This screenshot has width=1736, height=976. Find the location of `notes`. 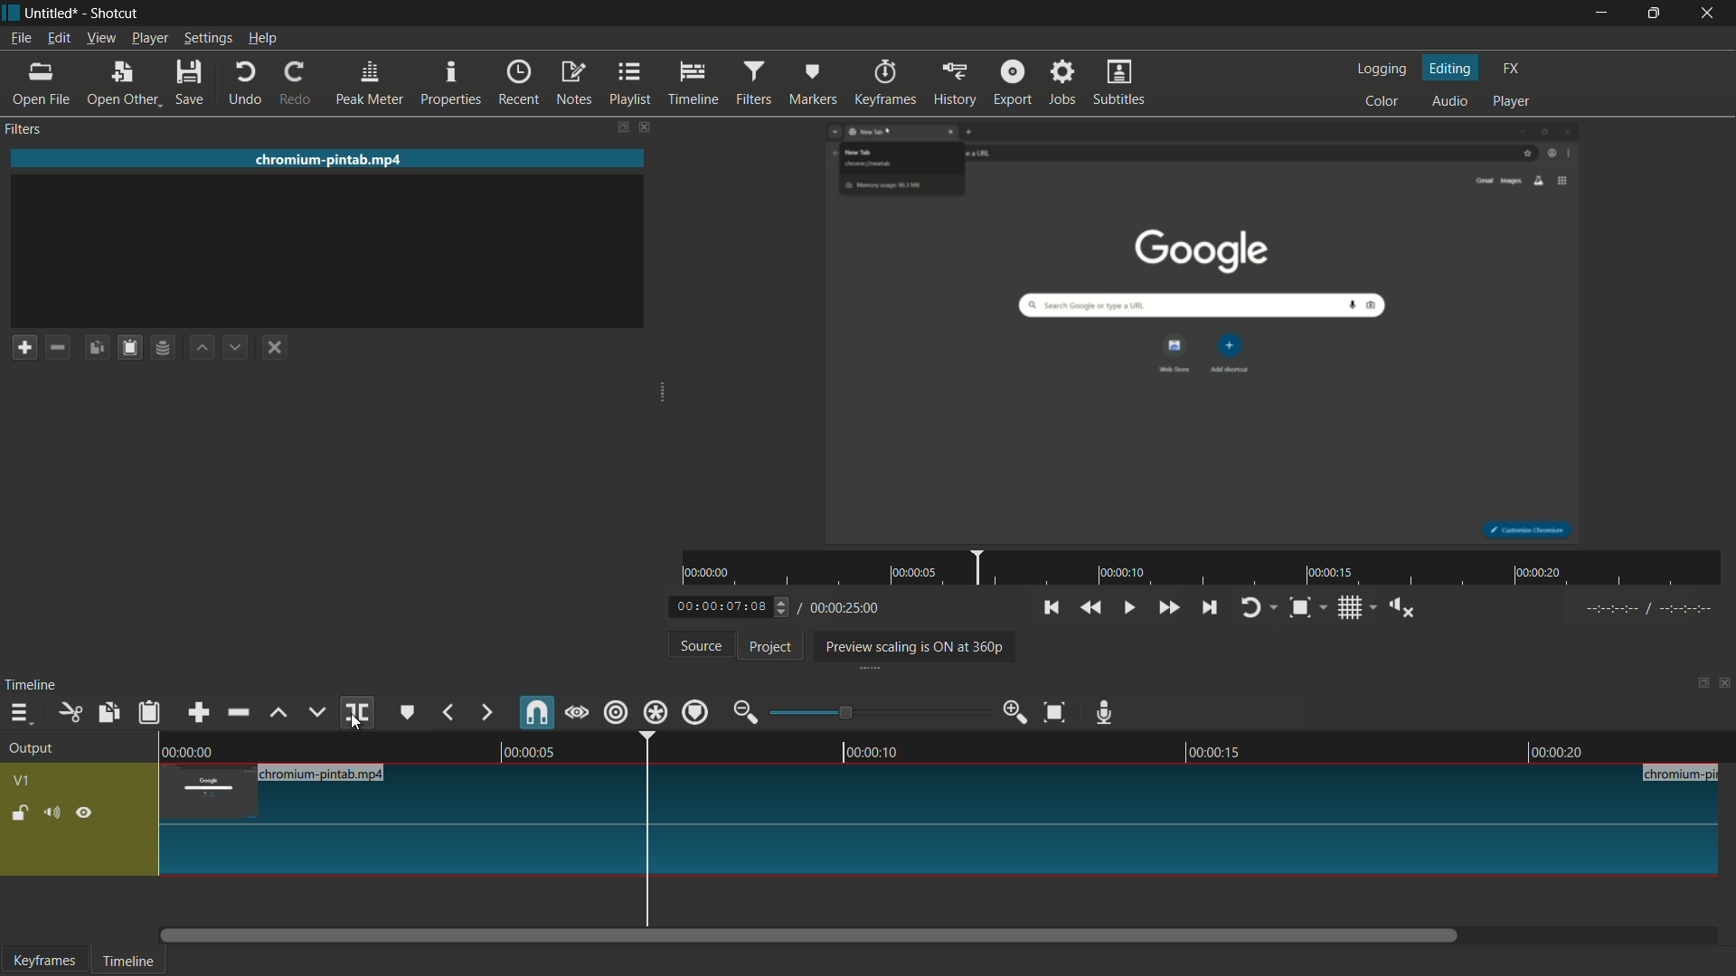

notes is located at coordinates (573, 83).